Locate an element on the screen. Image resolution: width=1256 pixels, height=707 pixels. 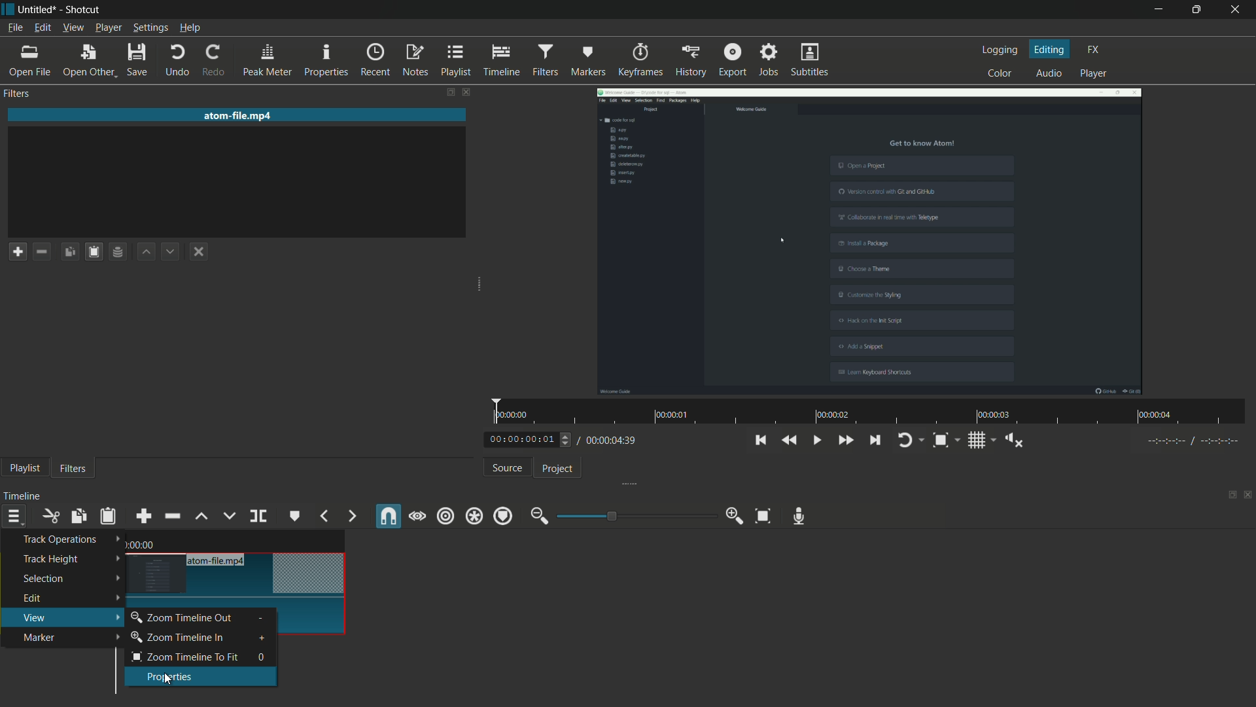
selection is located at coordinates (70, 579).